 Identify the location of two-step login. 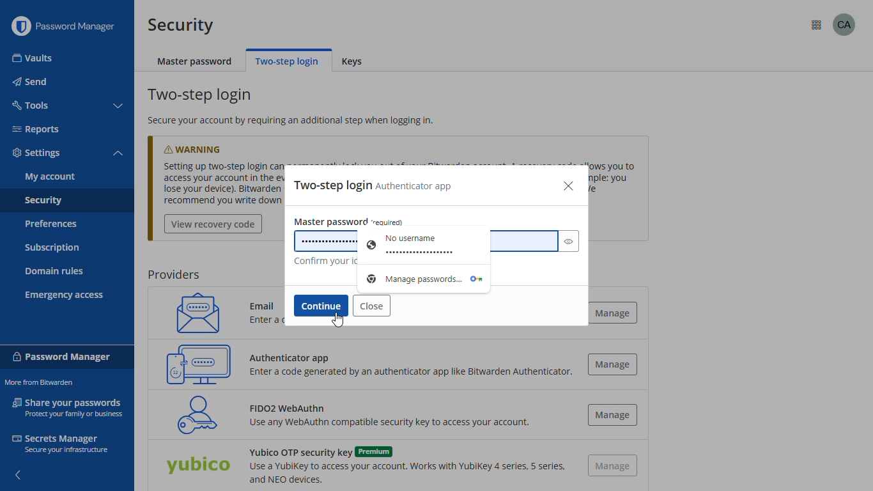
(201, 95).